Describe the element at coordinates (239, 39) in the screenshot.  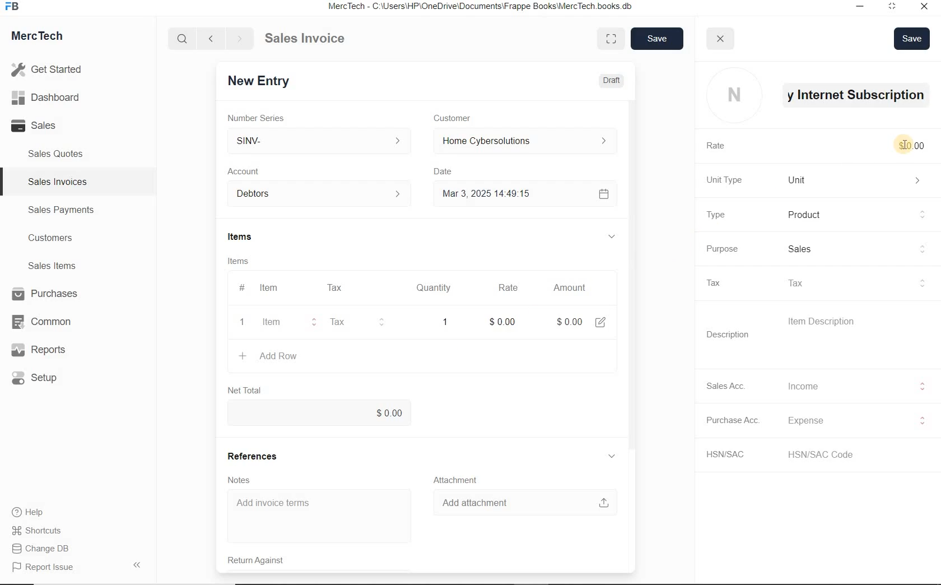
I see `Go forward` at that location.